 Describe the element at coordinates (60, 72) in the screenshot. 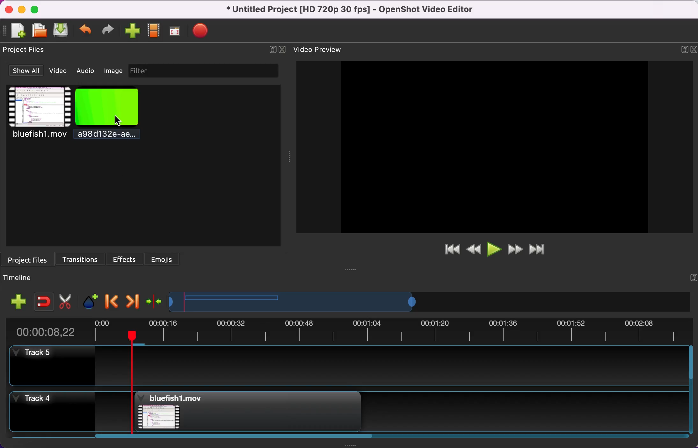

I see `video` at that location.